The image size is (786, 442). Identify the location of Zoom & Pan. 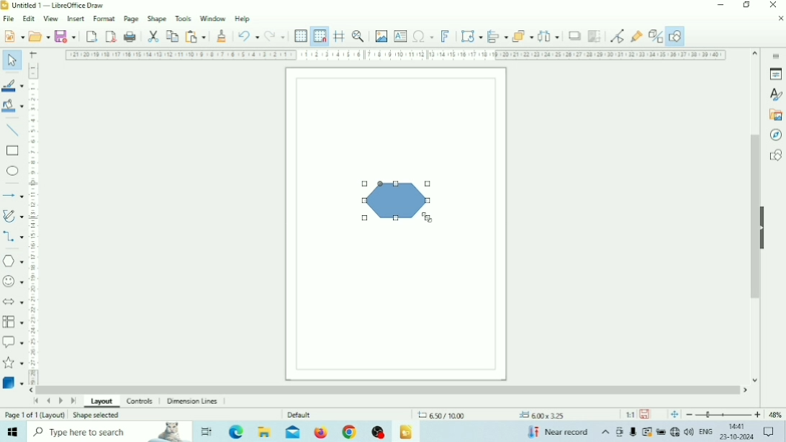
(358, 35).